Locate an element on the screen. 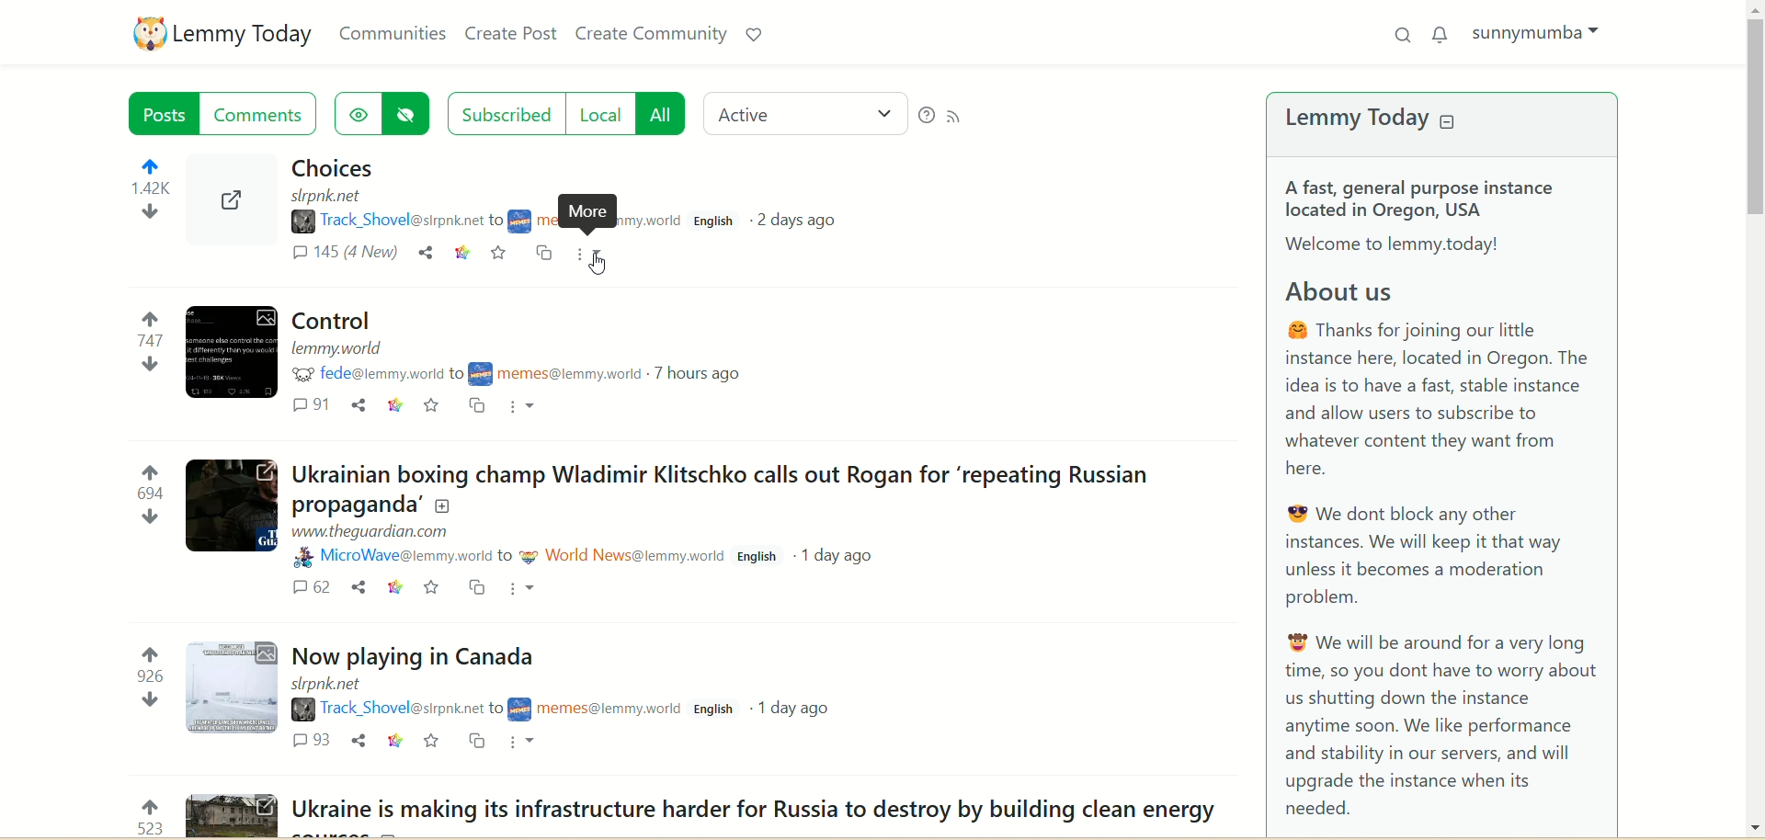 The height and width of the screenshot is (840, 1765). lemmy today is located at coordinates (1388, 121).